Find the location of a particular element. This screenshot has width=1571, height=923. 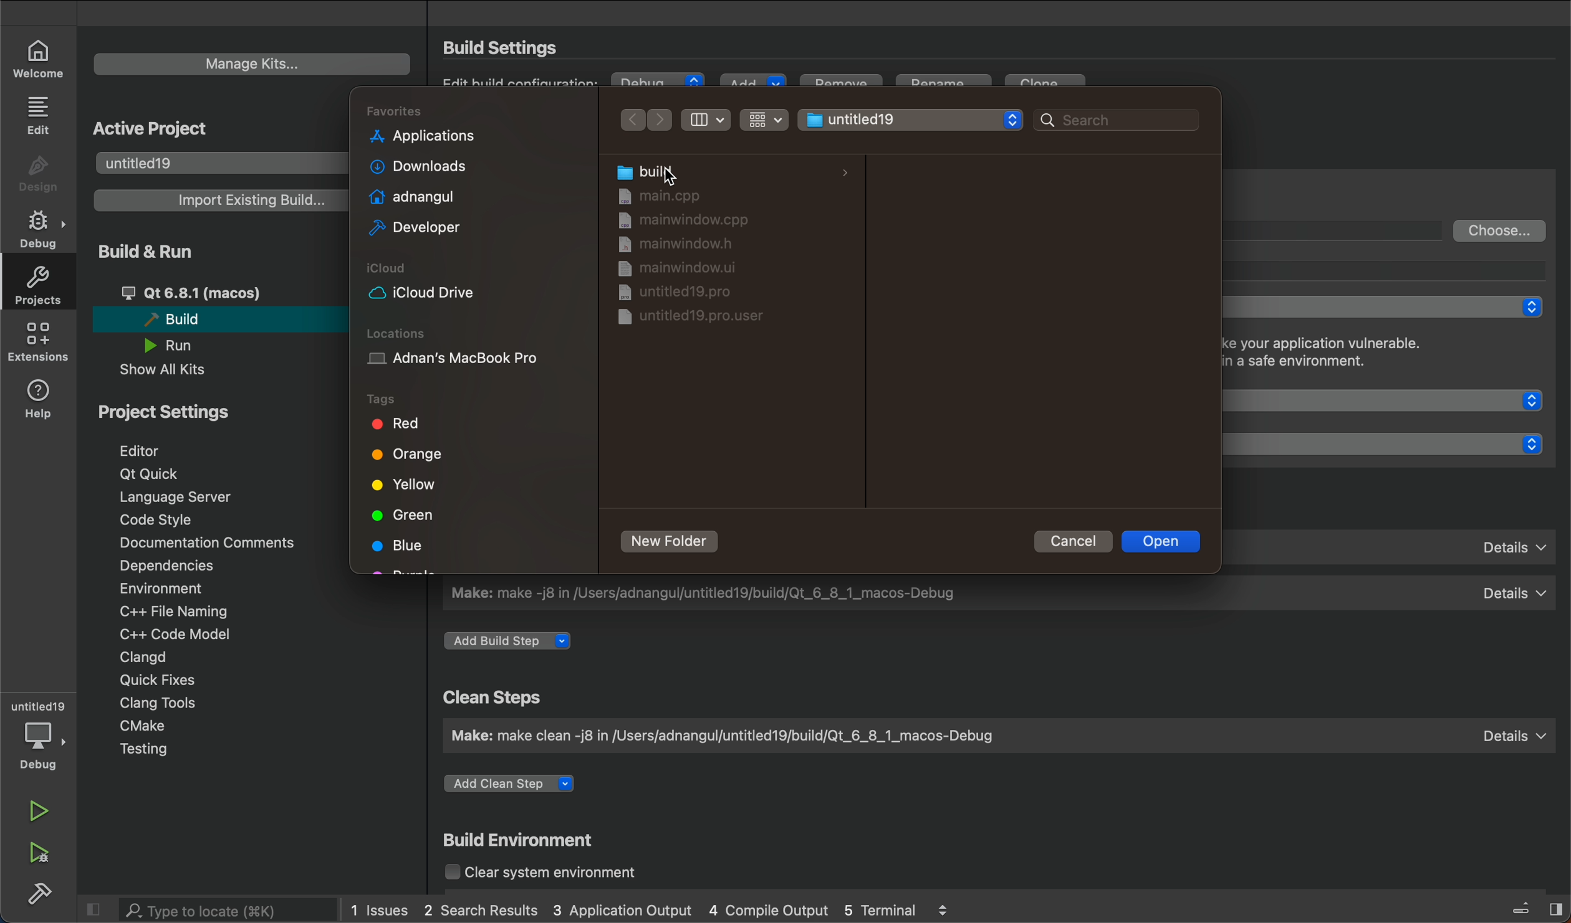

run debug is located at coordinates (41, 851).